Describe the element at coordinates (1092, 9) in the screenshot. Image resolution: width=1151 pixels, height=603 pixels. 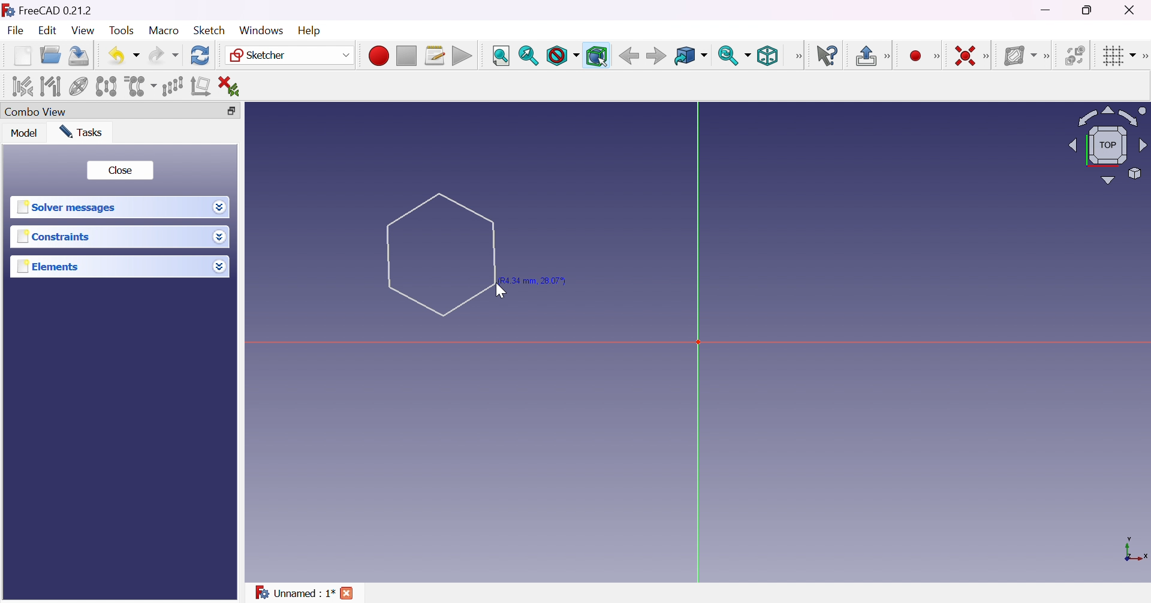
I see `Restore down` at that location.